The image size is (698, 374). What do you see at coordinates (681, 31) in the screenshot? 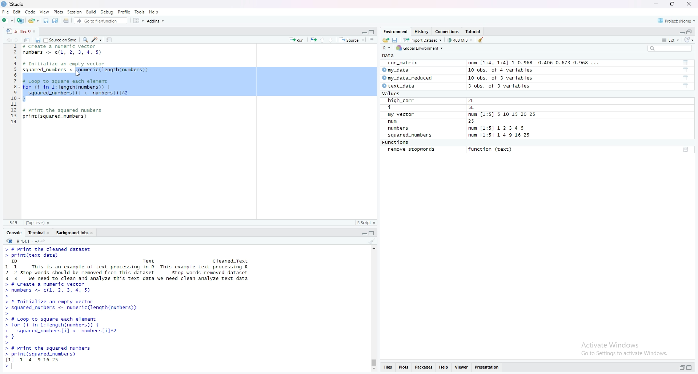
I see `minimize` at bounding box center [681, 31].